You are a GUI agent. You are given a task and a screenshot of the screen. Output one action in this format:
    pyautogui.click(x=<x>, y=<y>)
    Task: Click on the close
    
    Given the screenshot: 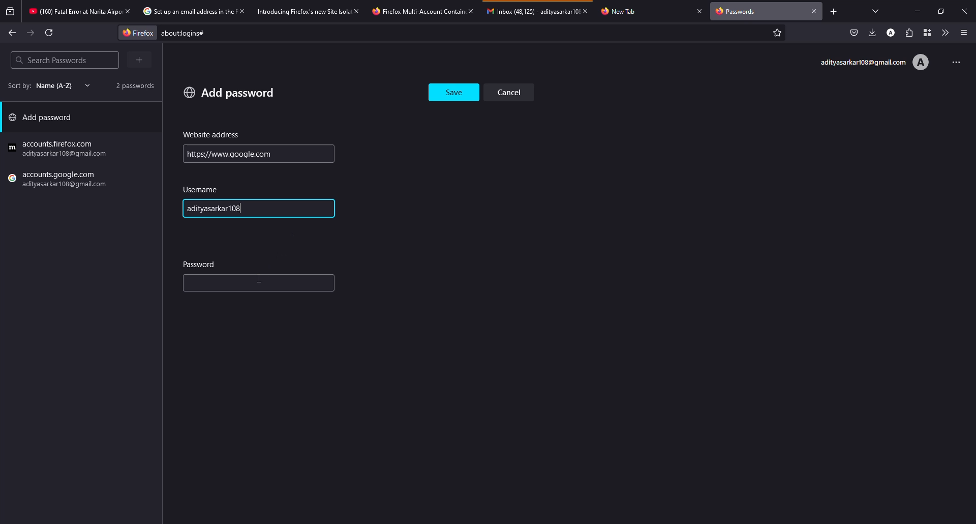 What is the action you would take?
    pyautogui.click(x=241, y=11)
    